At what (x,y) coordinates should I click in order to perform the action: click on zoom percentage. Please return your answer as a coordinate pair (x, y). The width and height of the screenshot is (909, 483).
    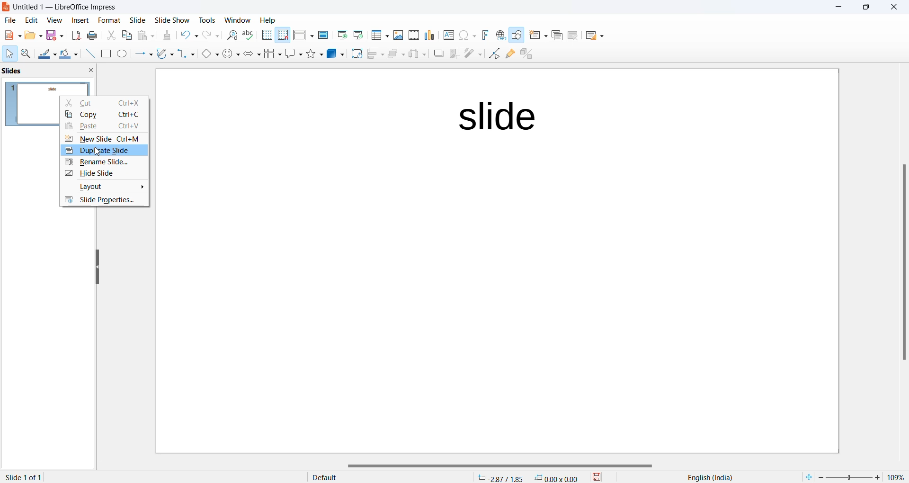
    Looking at the image, I should click on (898, 476).